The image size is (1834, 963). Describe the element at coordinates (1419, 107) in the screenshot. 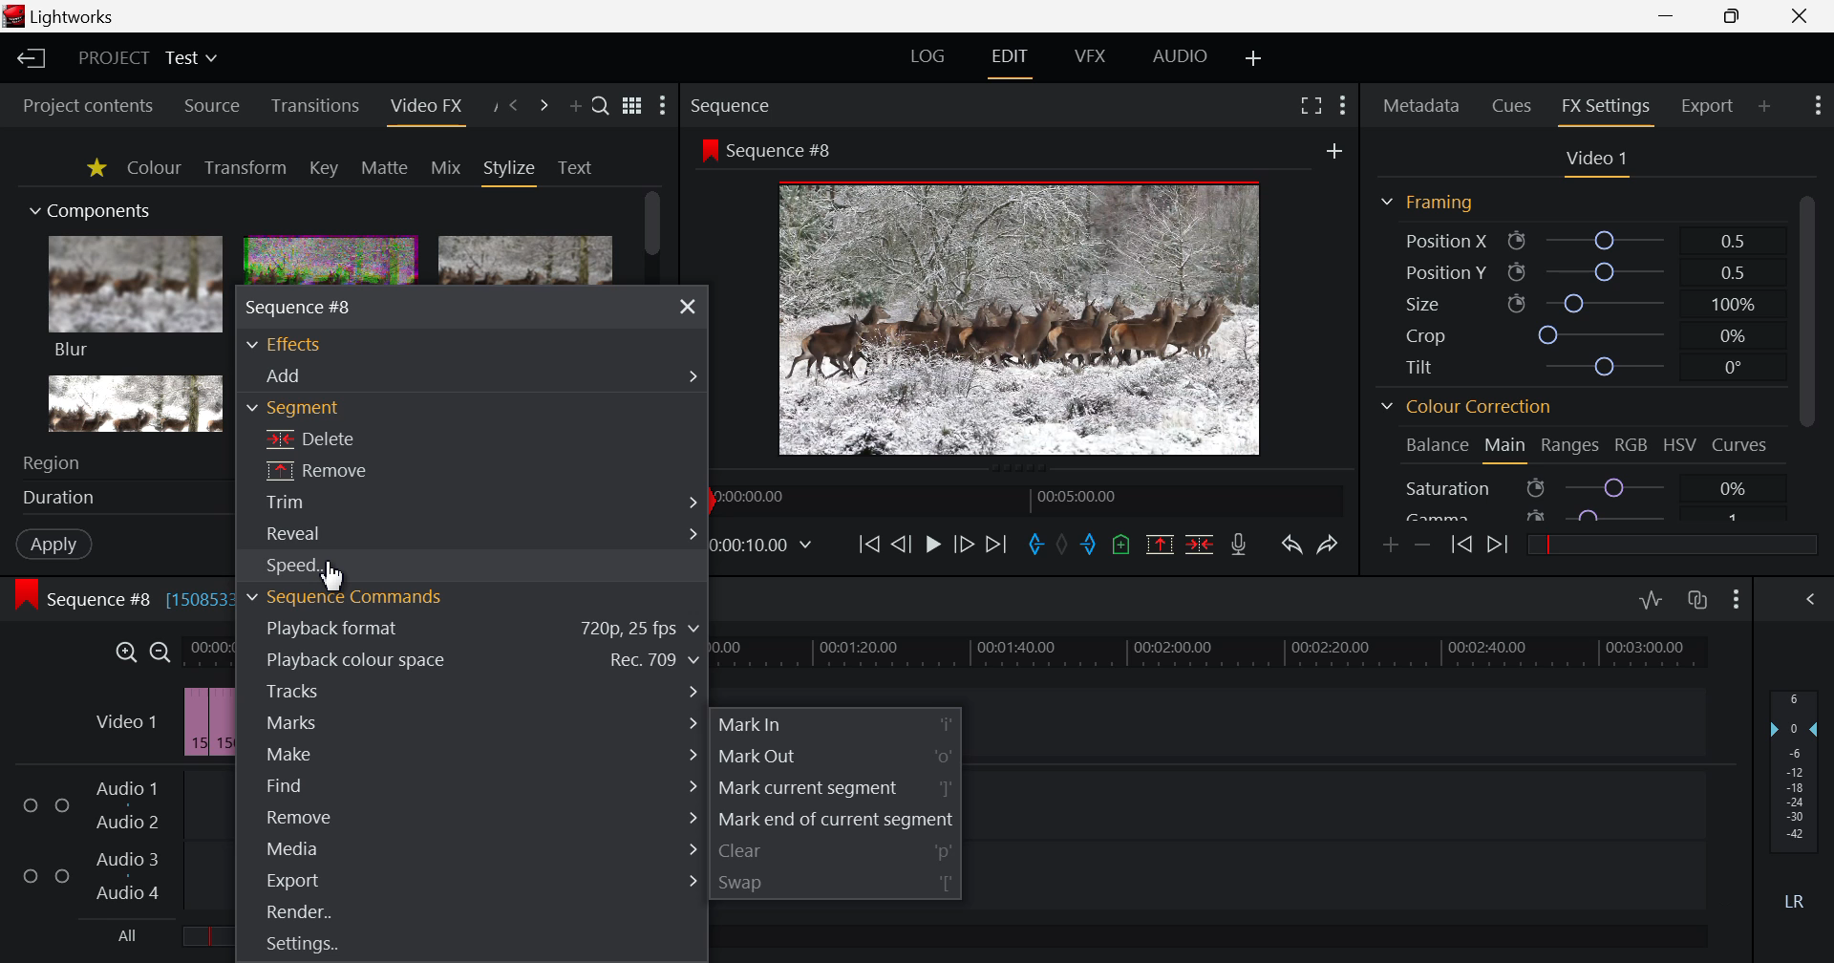

I see `Metadata` at that location.